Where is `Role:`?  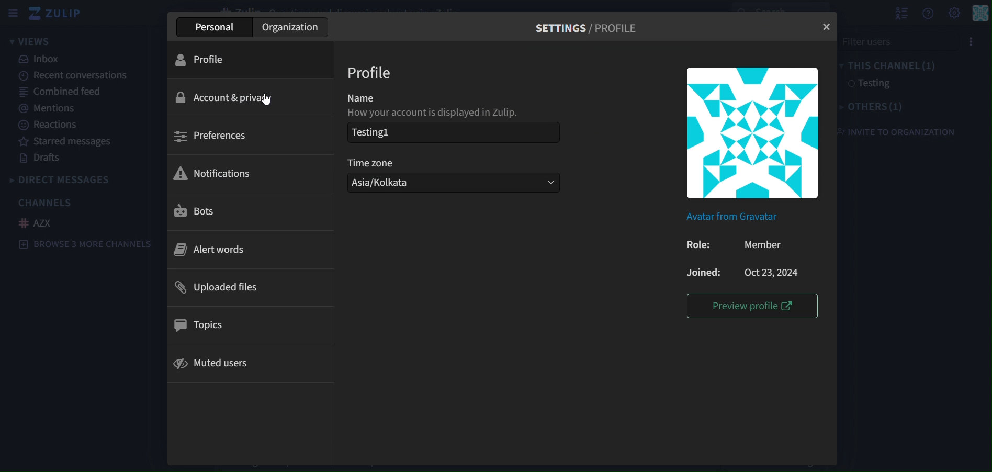
Role: is located at coordinates (697, 244).